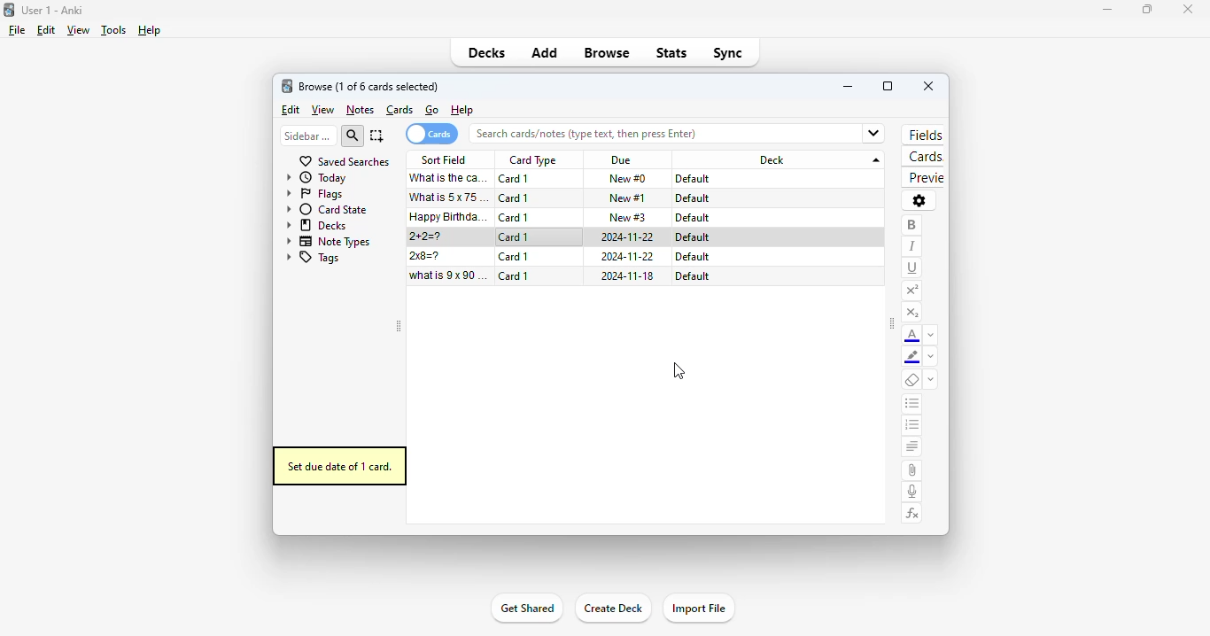 This screenshot has width=1210, height=636. What do you see at coordinates (369, 86) in the screenshot?
I see `browse (1 of 6 cards selected)` at bounding box center [369, 86].